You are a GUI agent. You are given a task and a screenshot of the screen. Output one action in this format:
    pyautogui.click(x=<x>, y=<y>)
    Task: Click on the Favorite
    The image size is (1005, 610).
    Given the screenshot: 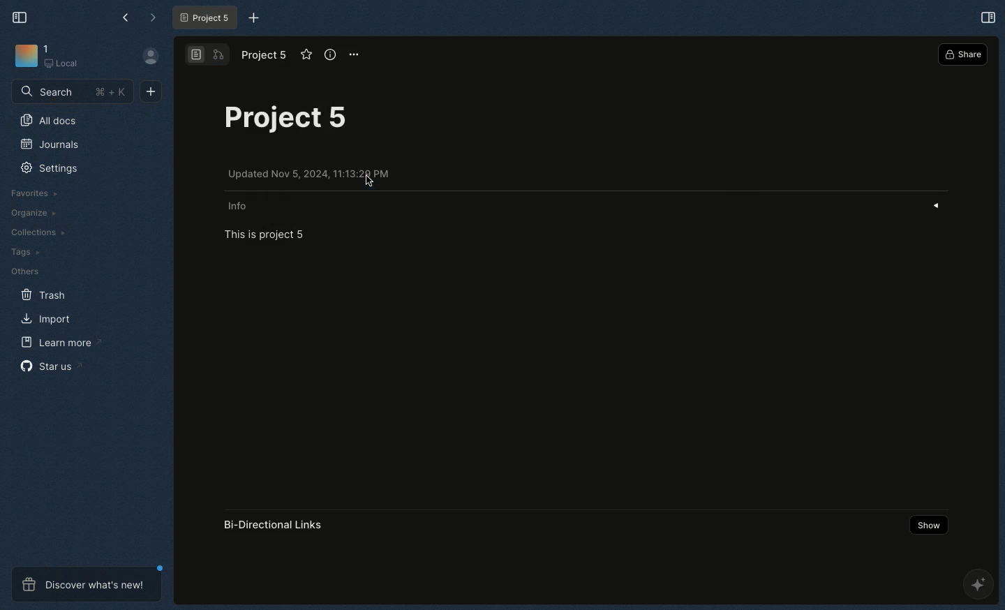 What is the action you would take?
    pyautogui.click(x=306, y=55)
    